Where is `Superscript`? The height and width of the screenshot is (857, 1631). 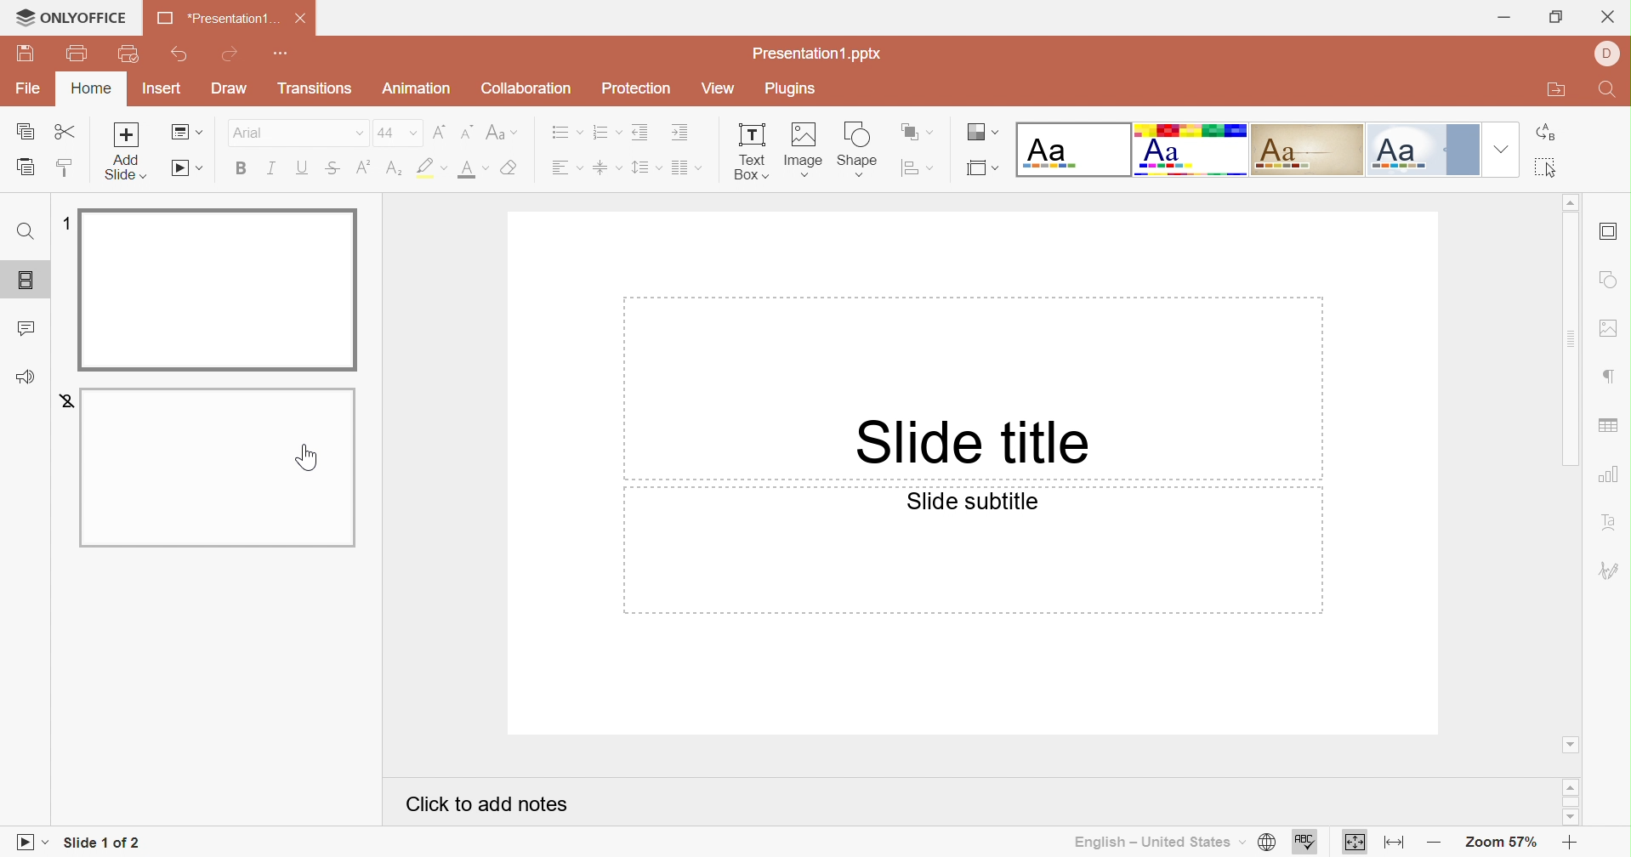 Superscript is located at coordinates (362, 167).